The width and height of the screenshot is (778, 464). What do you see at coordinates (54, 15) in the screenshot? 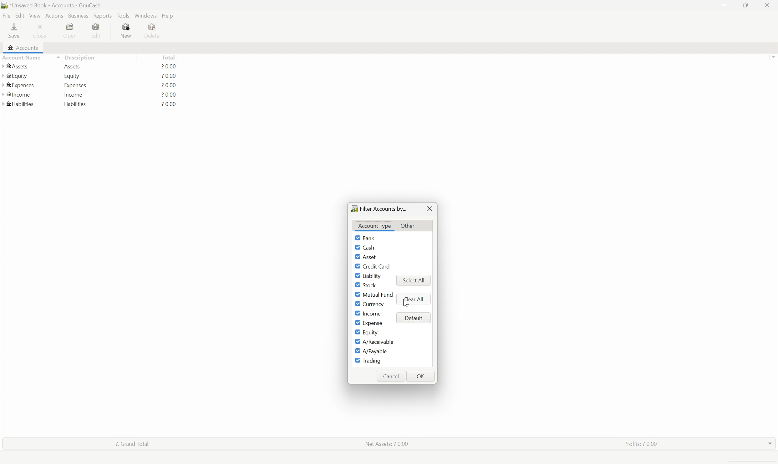
I see `Actions` at bounding box center [54, 15].